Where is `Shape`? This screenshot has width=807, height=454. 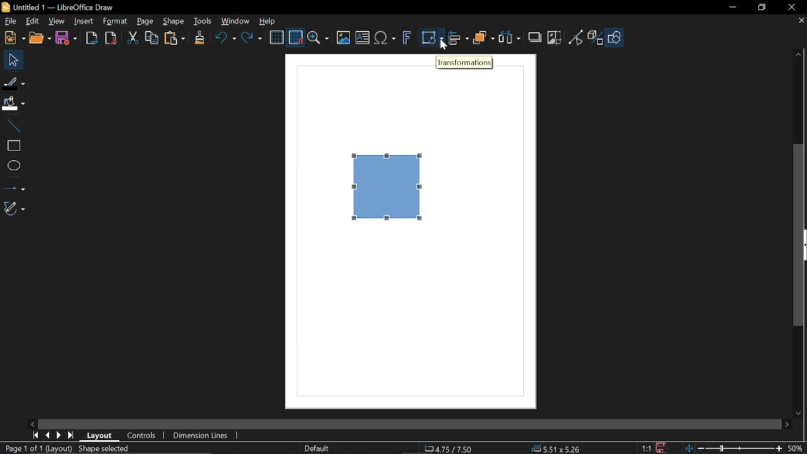
Shape is located at coordinates (173, 21).